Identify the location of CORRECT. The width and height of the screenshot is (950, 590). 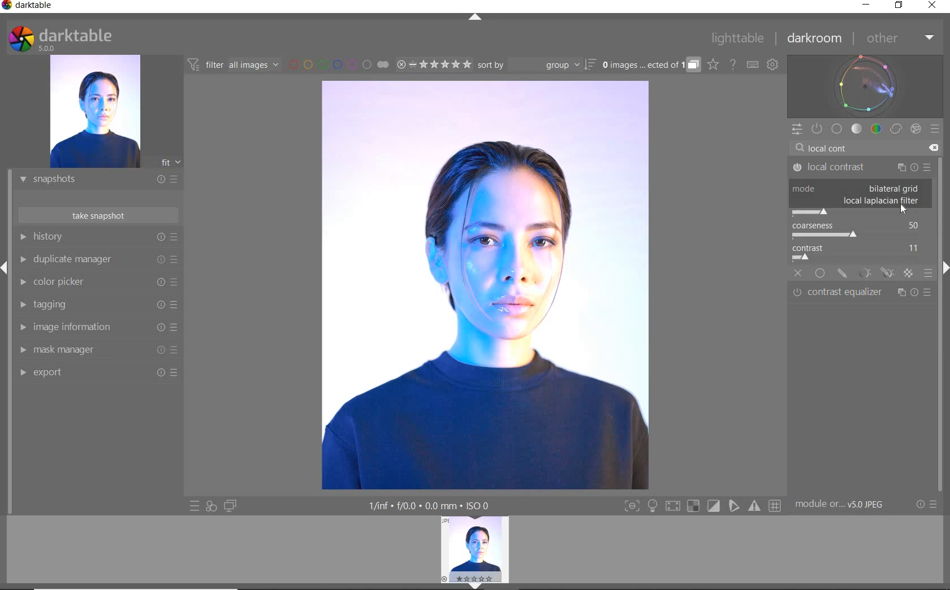
(897, 130).